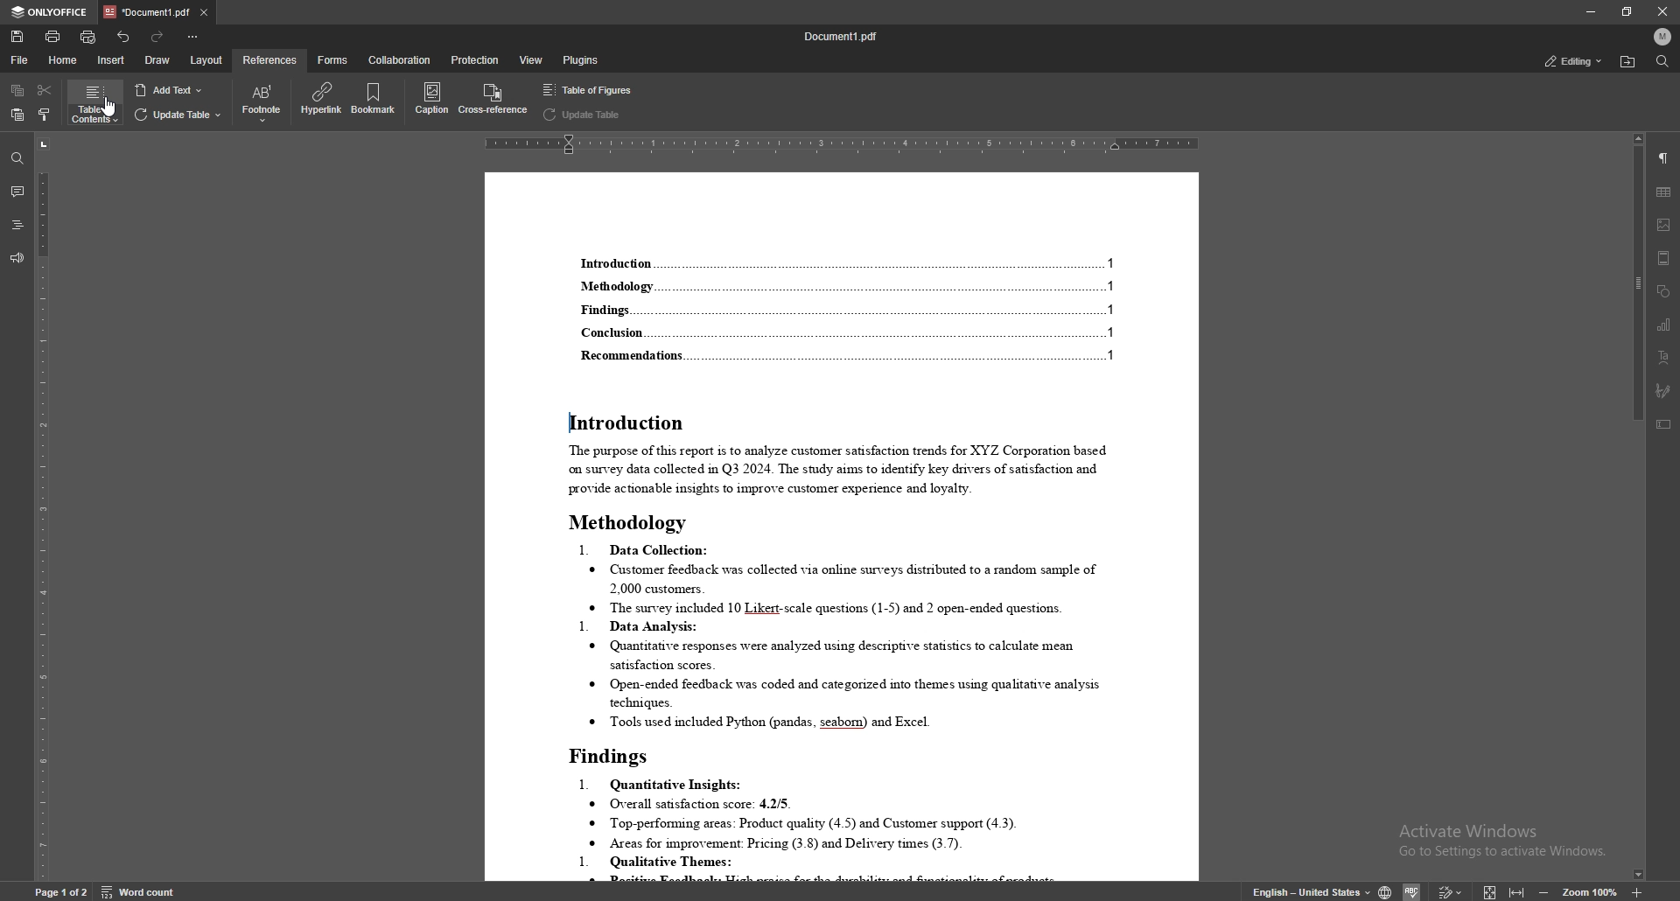 The width and height of the screenshot is (1680, 901). I want to click on cross reference, so click(493, 101).